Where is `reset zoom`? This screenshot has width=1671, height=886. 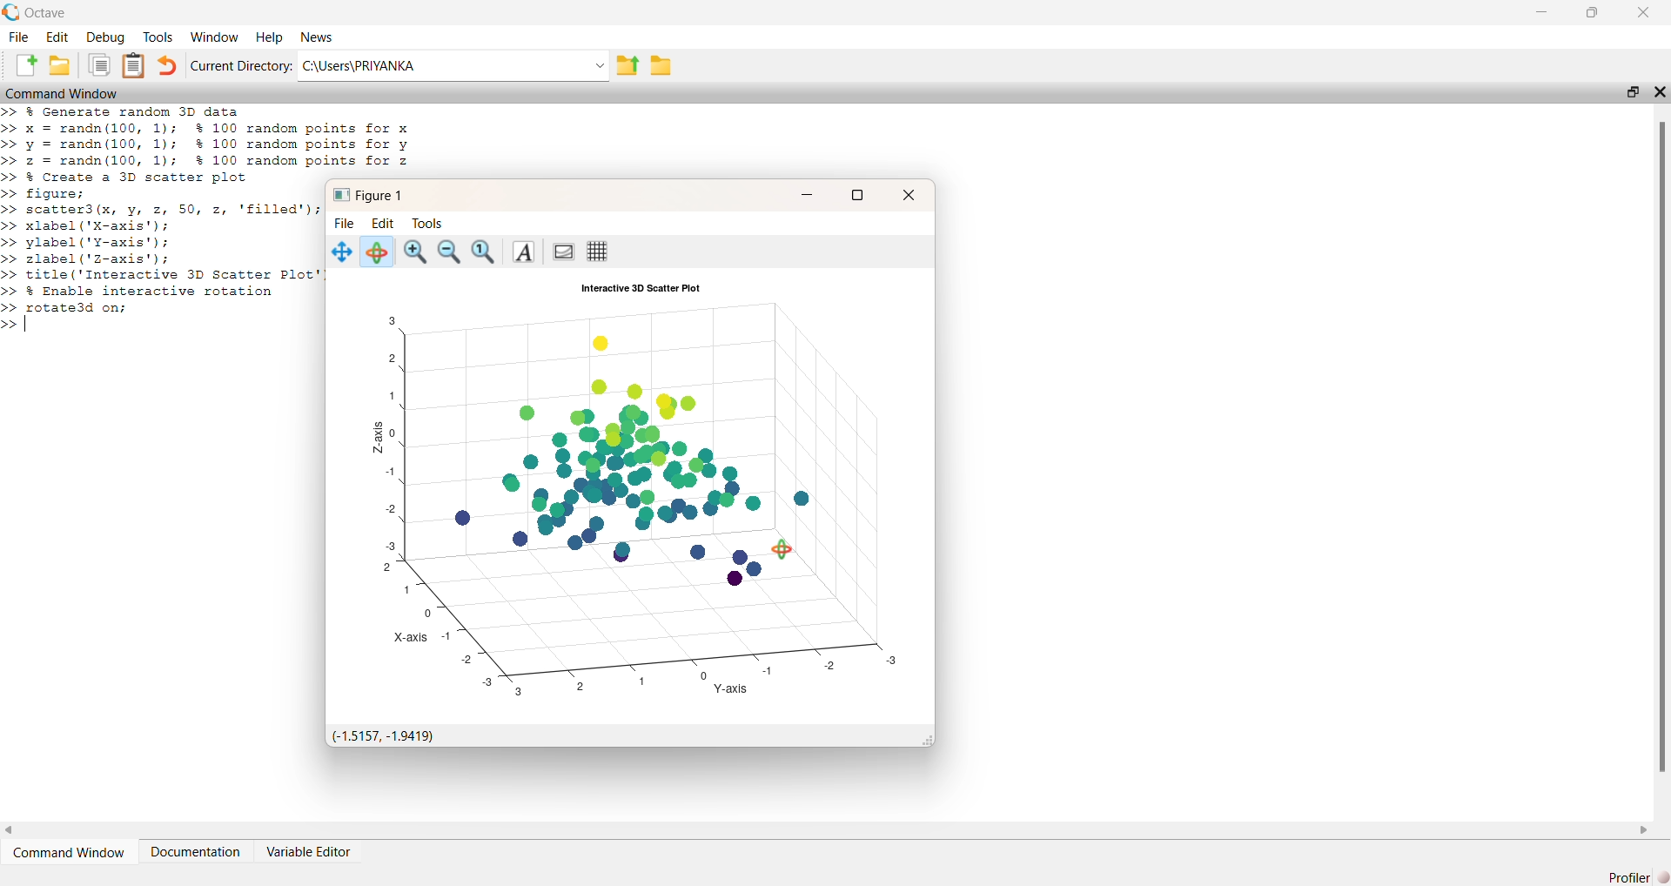
reset zoom is located at coordinates (485, 252).